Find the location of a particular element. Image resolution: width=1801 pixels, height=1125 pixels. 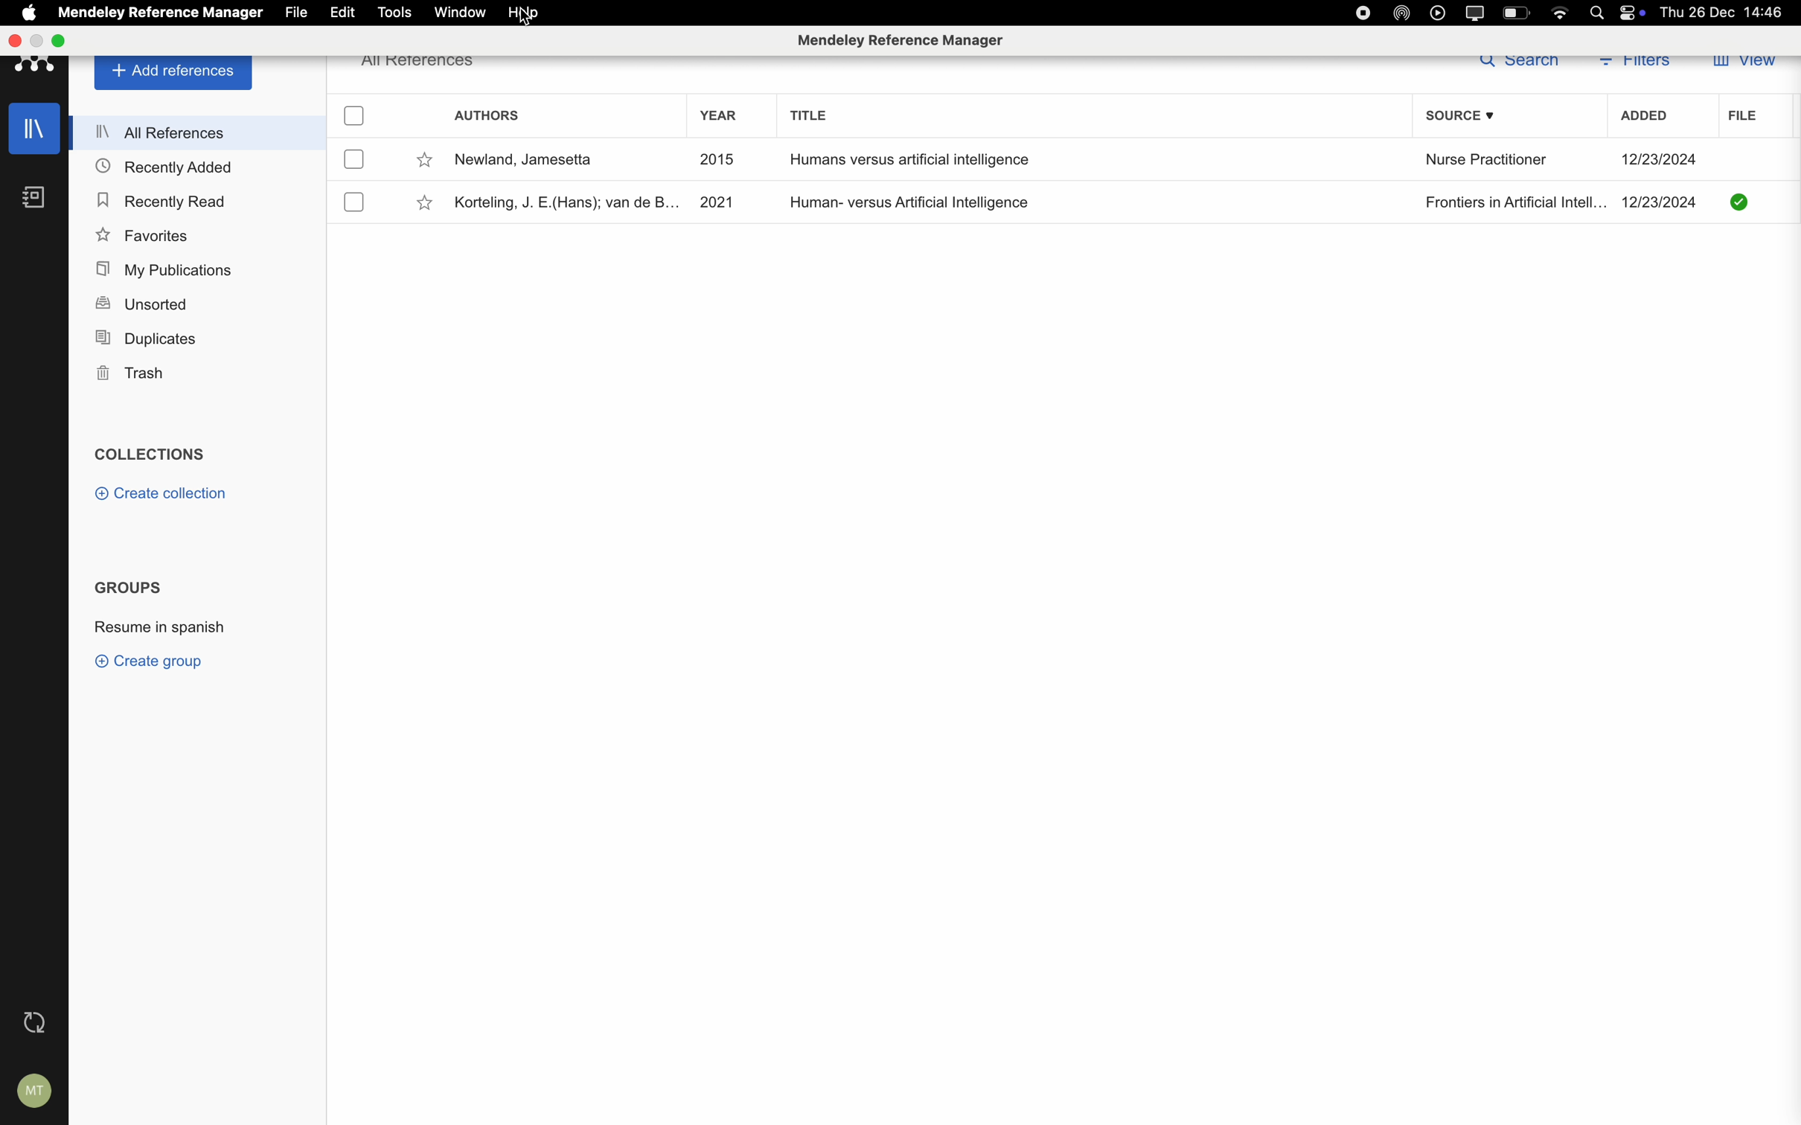

Recently Added is located at coordinates (169, 166).